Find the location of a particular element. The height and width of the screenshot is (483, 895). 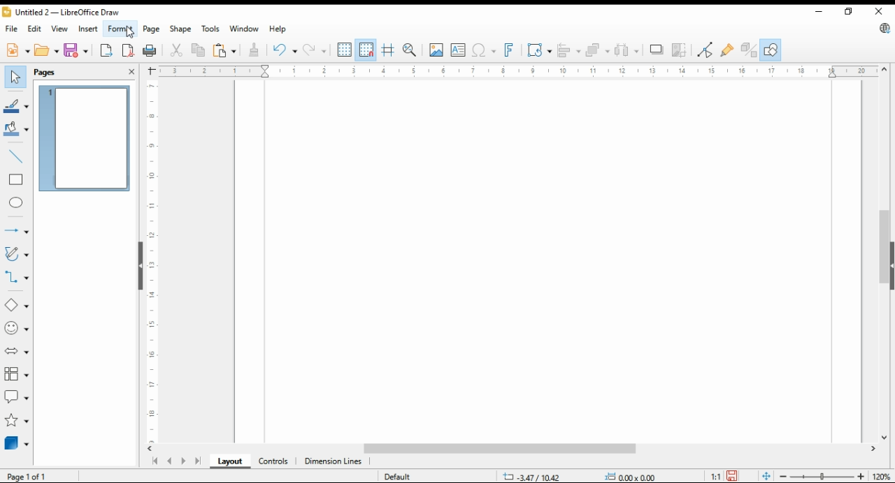

block arrows is located at coordinates (18, 351).